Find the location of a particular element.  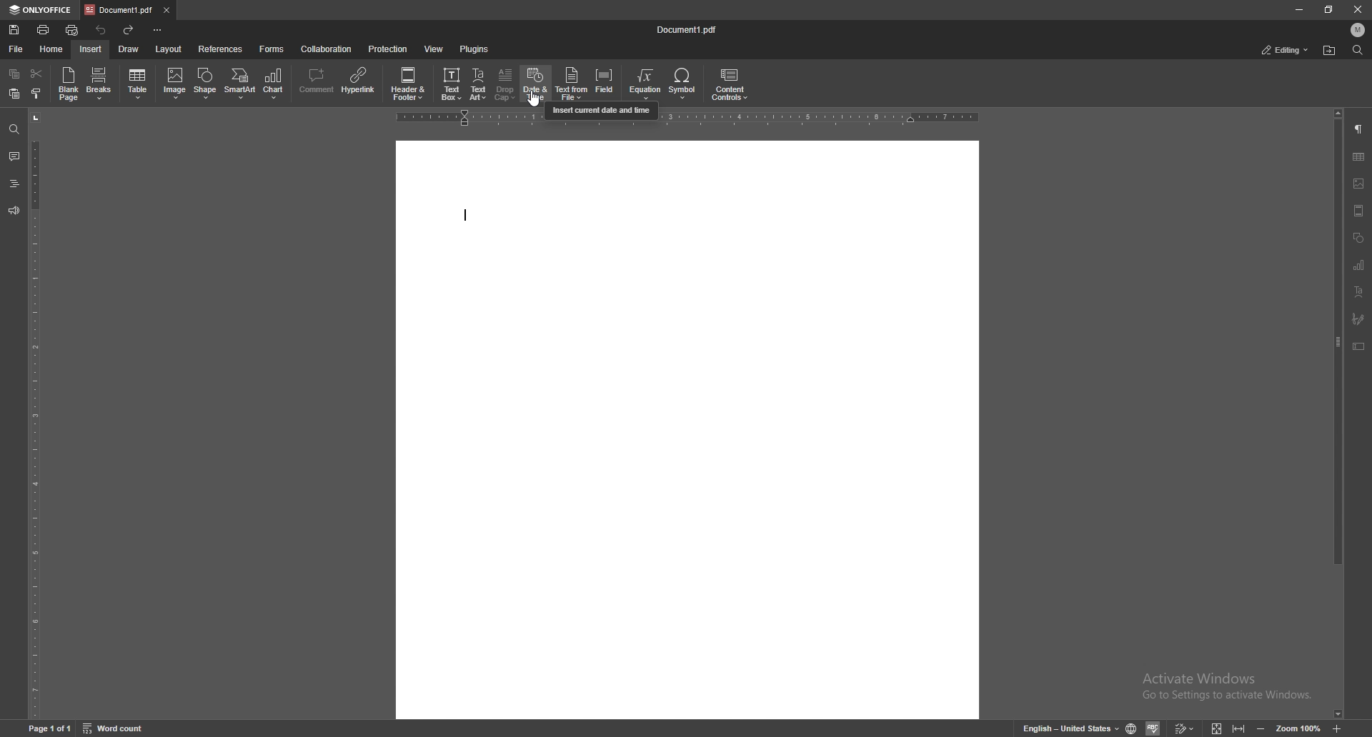

layout is located at coordinates (169, 50).